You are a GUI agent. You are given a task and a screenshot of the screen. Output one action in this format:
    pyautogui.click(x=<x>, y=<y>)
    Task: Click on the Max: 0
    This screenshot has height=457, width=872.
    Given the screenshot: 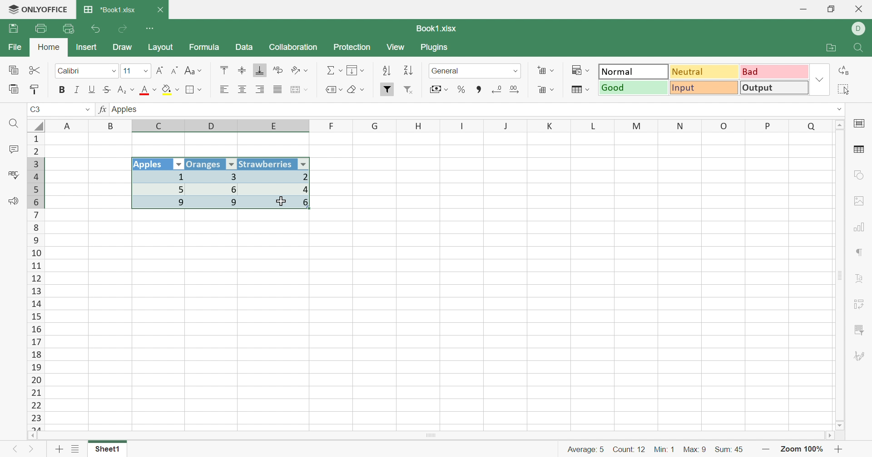 What is the action you would take?
    pyautogui.click(x=696, y=447)
    